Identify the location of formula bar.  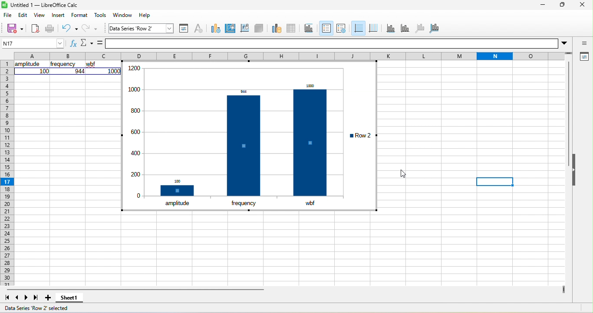
(337, 42).